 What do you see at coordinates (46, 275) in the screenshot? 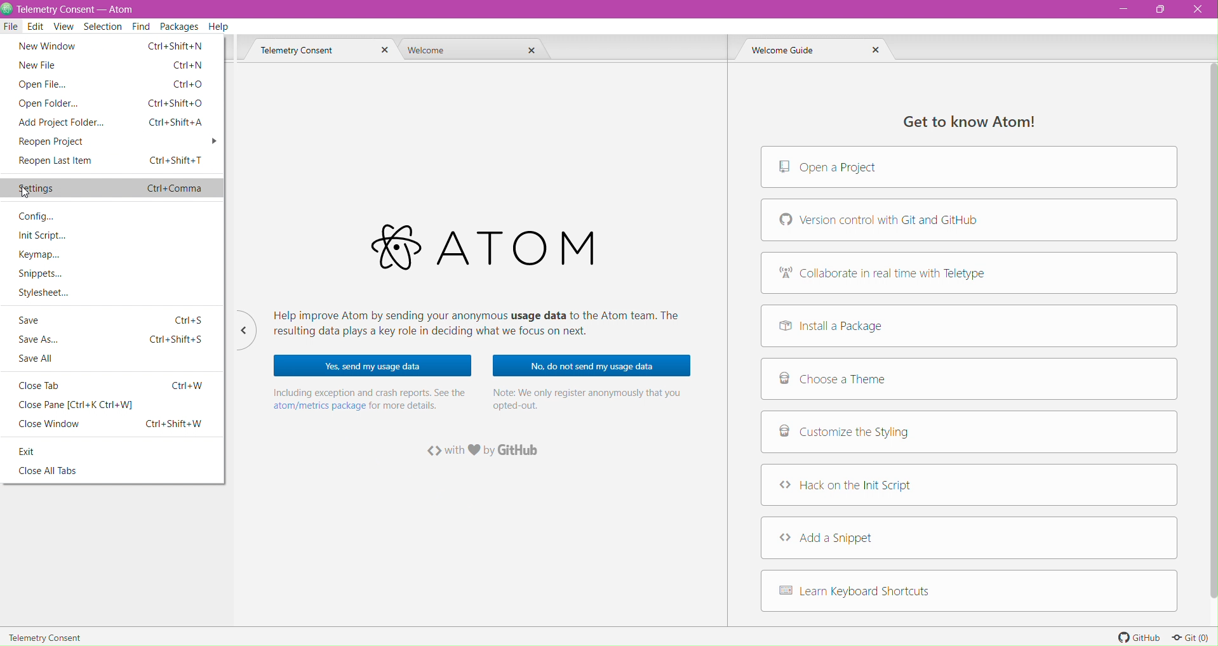
I see `Snippets` at bounding box center [46, 275].